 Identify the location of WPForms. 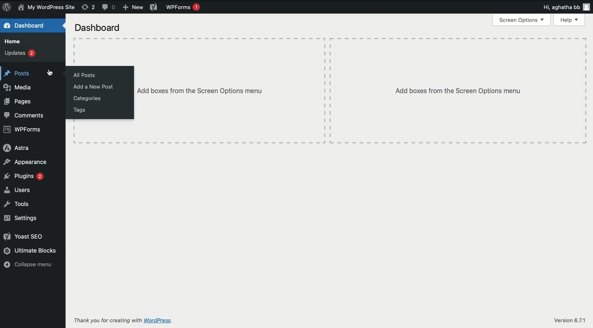
(184, 7).